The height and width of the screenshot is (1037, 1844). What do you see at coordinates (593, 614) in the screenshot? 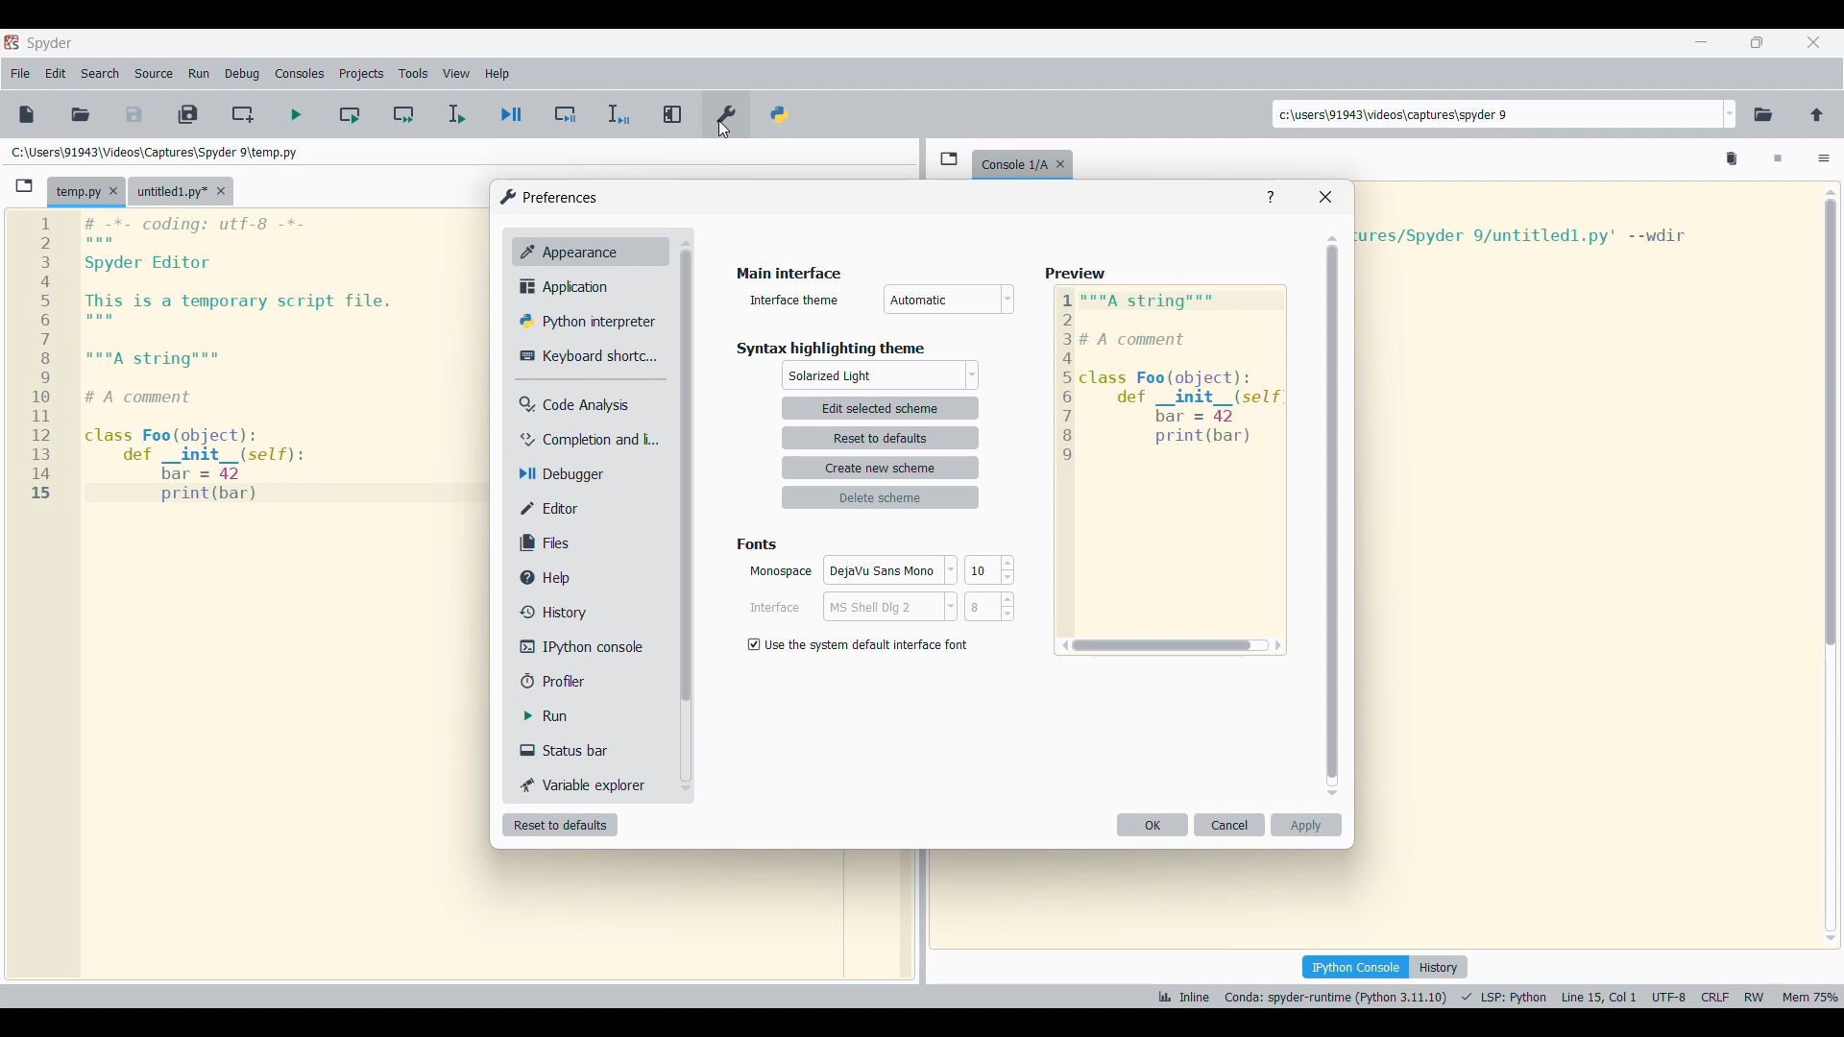
I see `History` at bounding box center [593, 614].